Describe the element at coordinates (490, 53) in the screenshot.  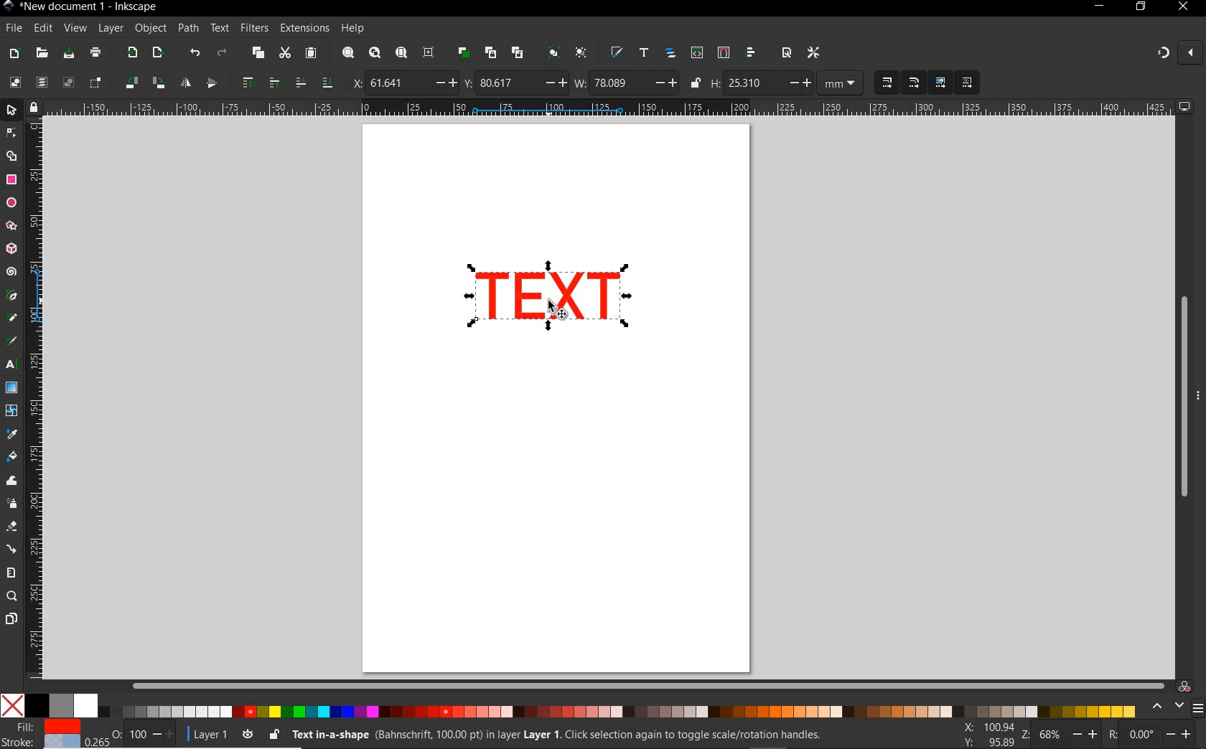
I see `create clone` at that location.